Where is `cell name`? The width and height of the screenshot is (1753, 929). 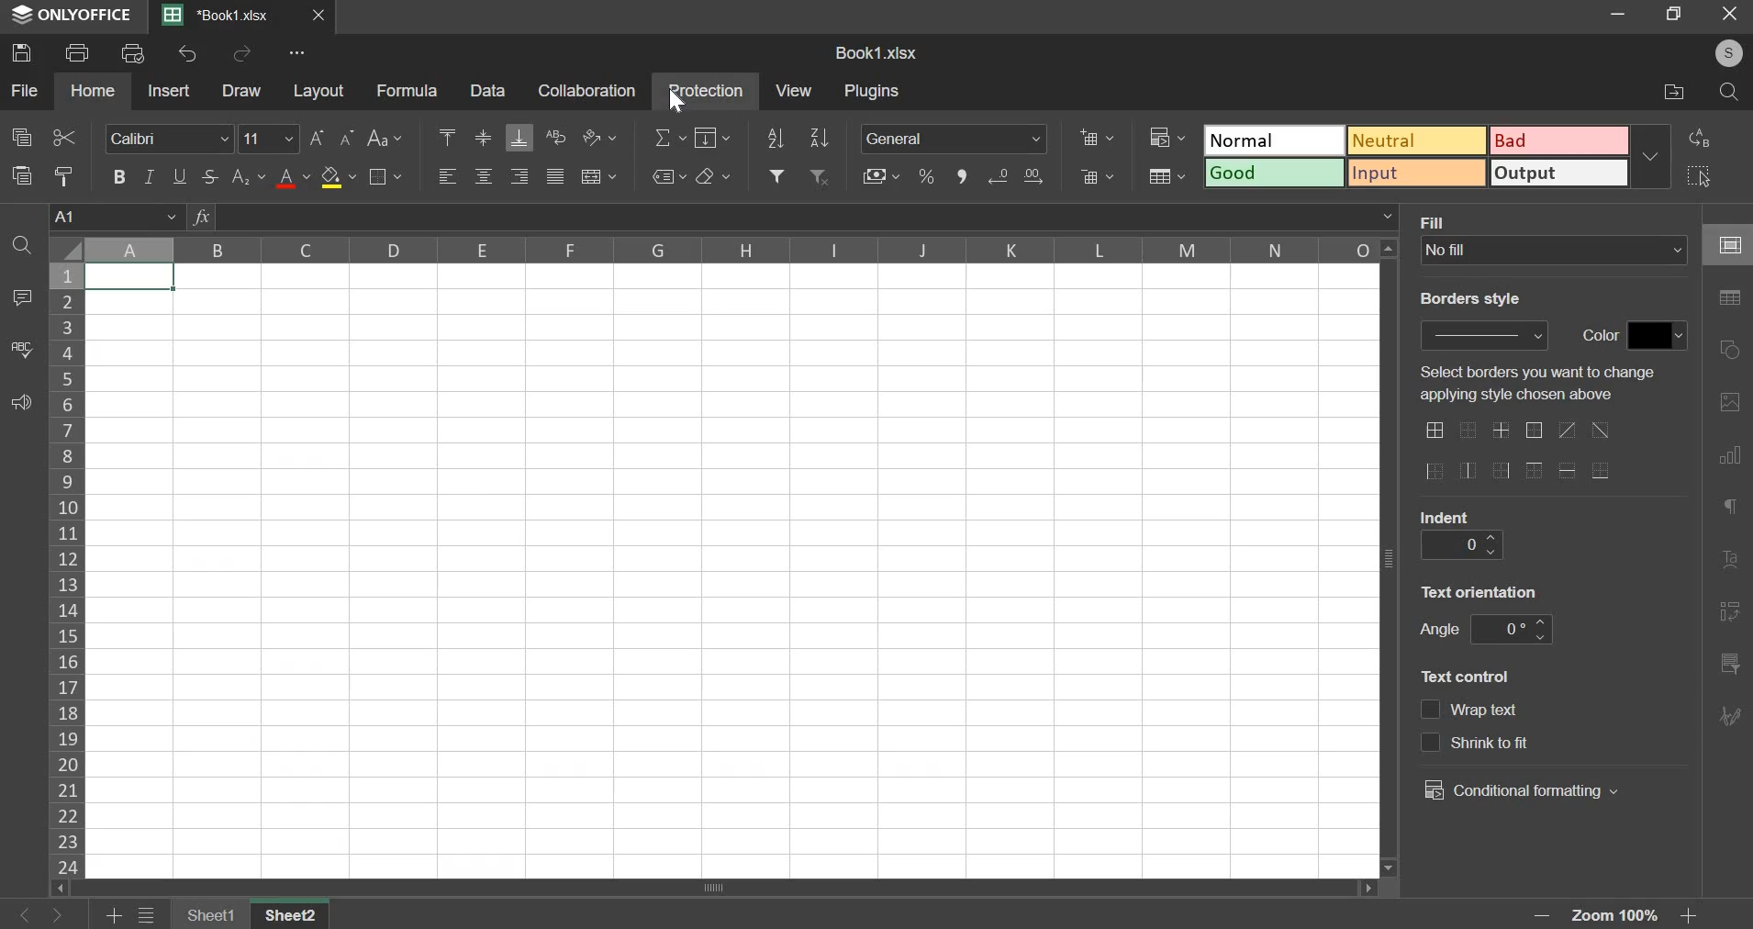
cell name is located at coordinates (117, 215).